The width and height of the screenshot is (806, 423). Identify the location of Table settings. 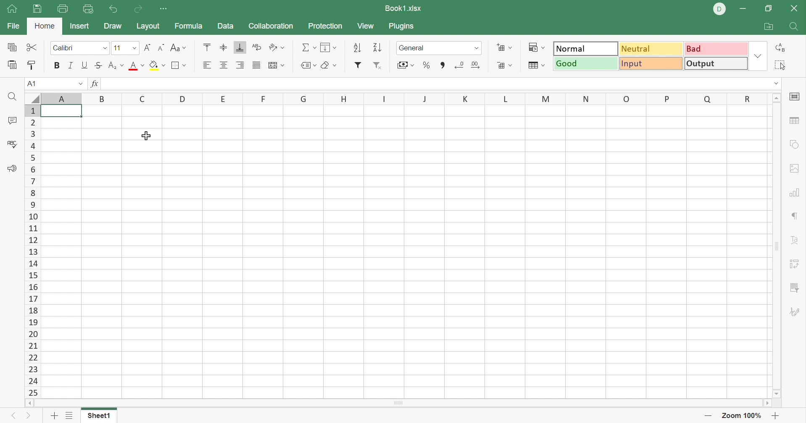
(796, 122).